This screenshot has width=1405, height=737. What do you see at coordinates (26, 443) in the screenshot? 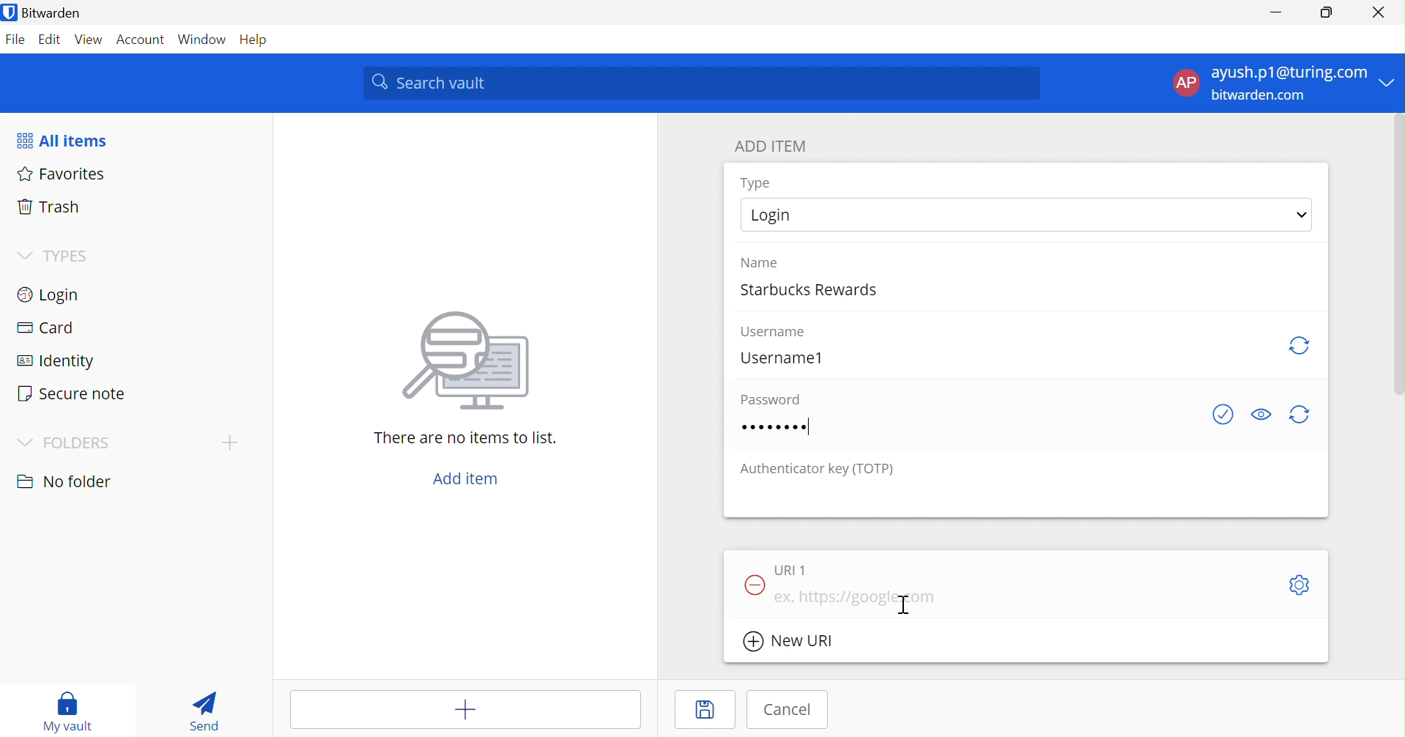
I see `Drop Down` at bounding box center [26, 443].